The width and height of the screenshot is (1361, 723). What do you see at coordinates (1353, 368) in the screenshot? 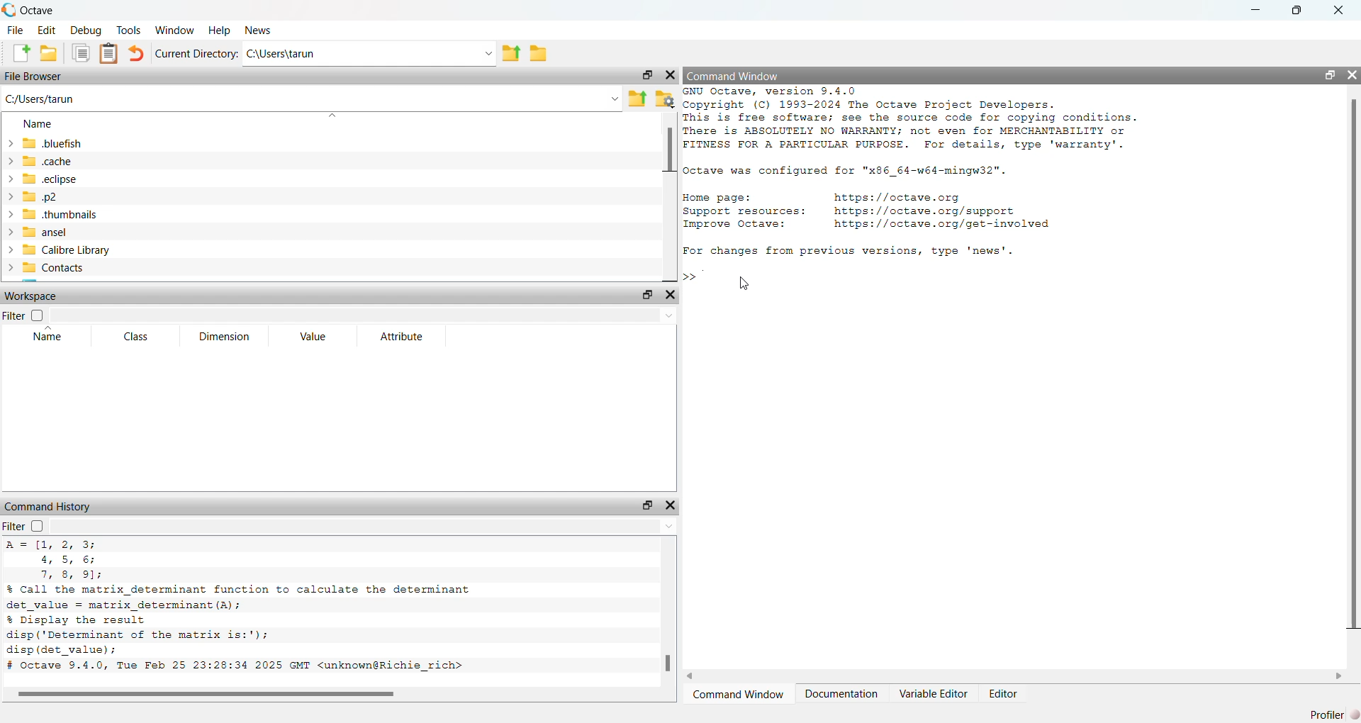
I see `scrollbar` at bounding box center [1353, 368].